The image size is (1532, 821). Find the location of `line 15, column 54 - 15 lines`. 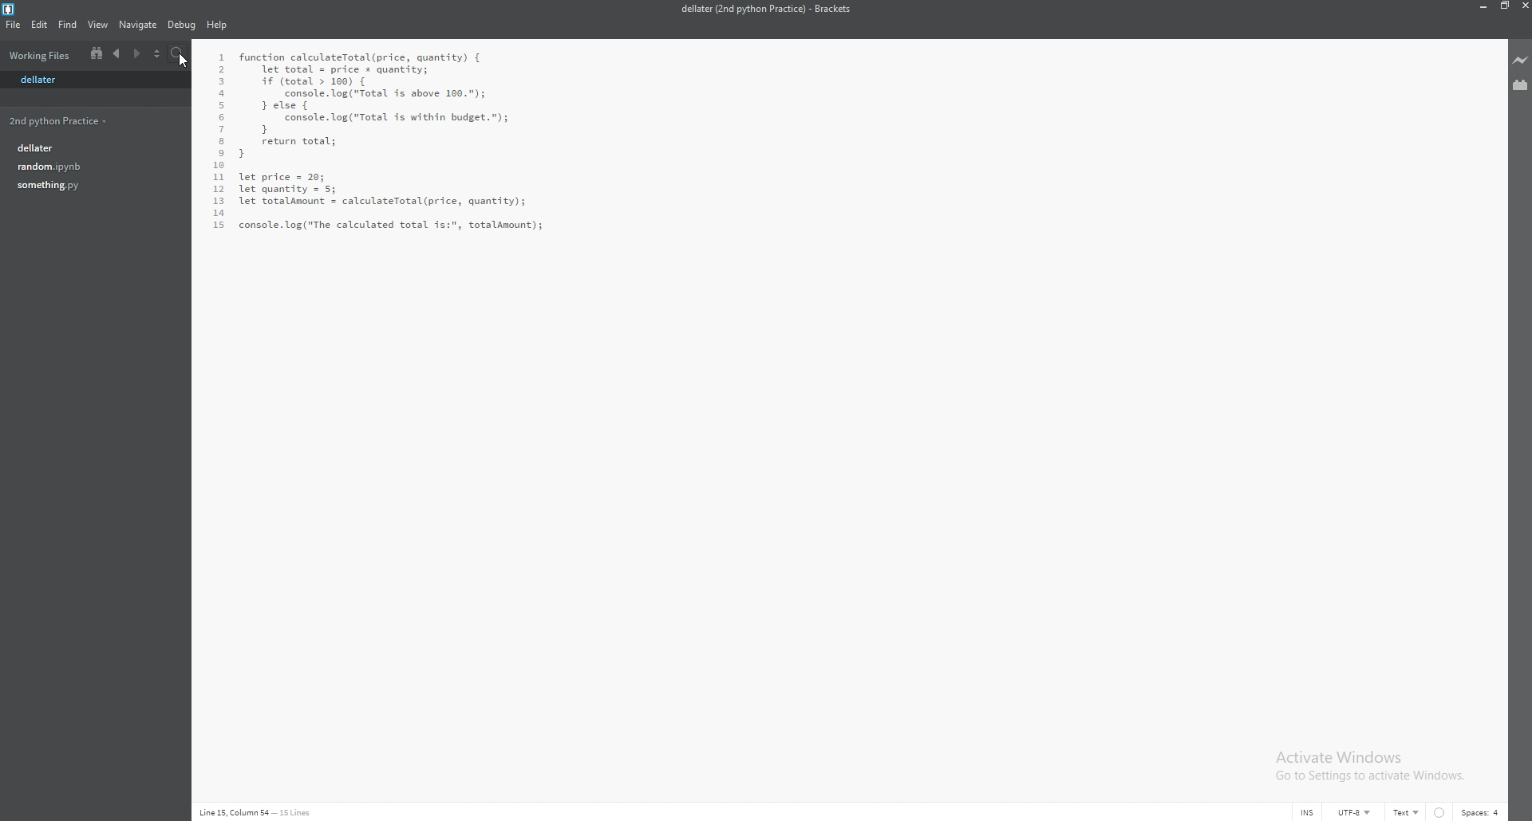

line 15, column 54 - 15 lines is located at coordinates (257, 812).